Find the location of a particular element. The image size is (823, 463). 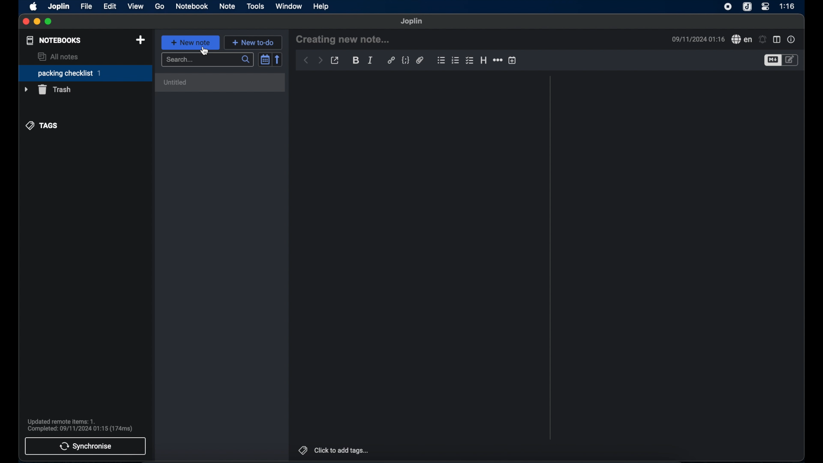

code is located at coordinates (405, 60).